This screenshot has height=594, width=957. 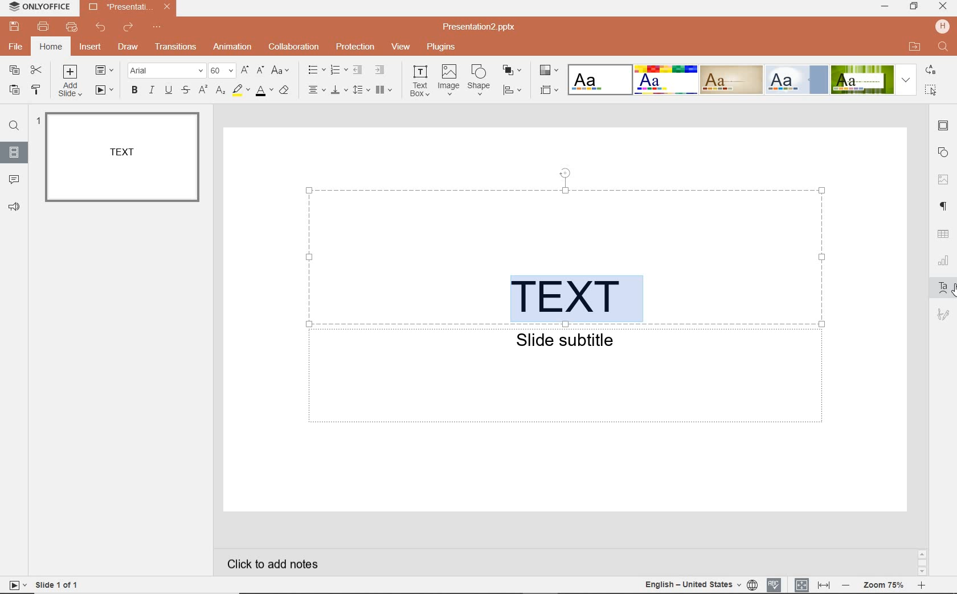 I want to click on find, so click(x=944, y=48).